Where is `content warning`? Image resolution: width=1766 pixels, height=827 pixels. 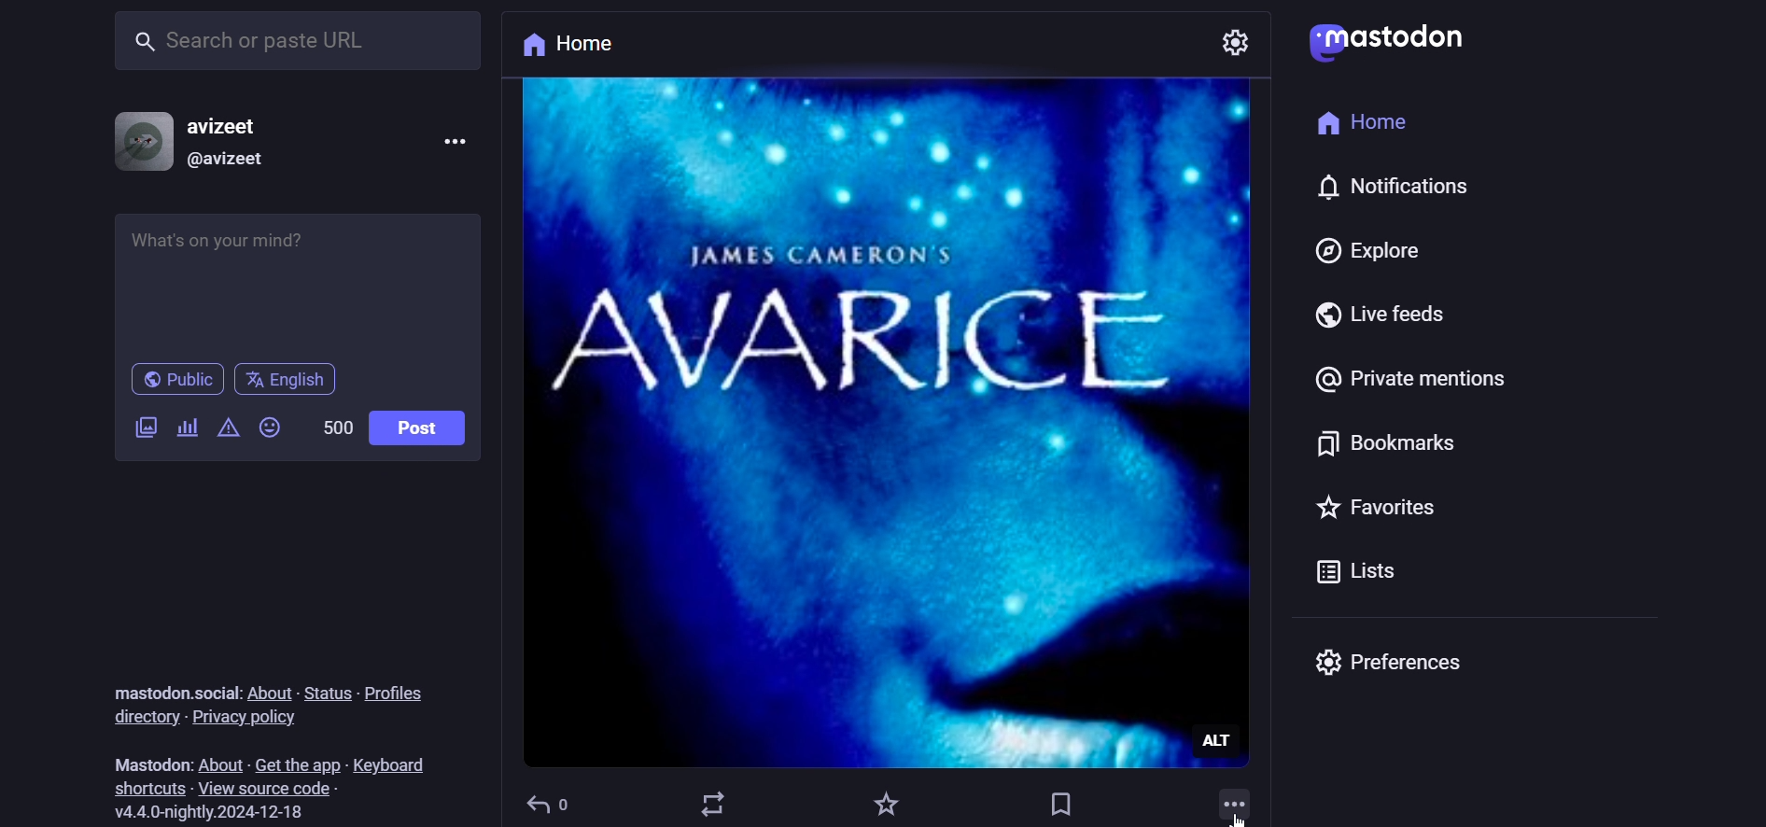 content warning is located at coordinates (231, 430).